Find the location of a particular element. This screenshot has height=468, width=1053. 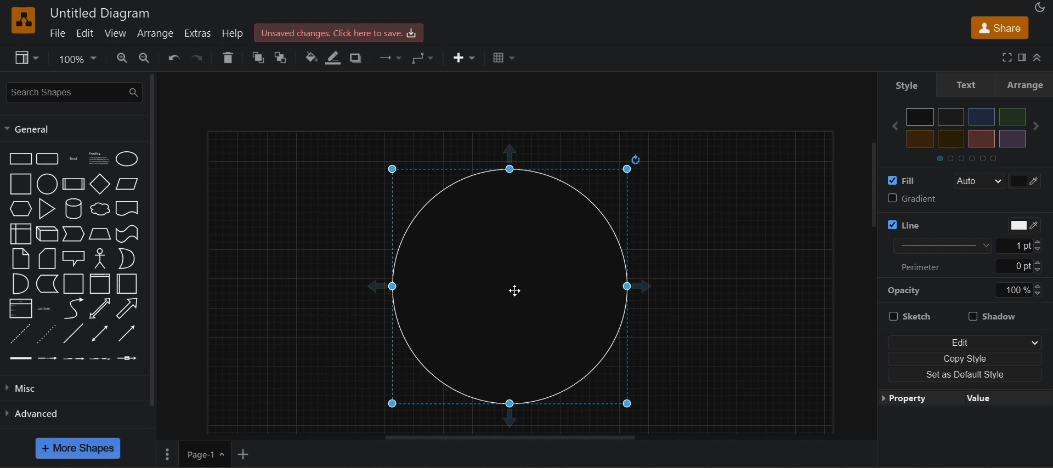

square is located at coordinates (20, 184).